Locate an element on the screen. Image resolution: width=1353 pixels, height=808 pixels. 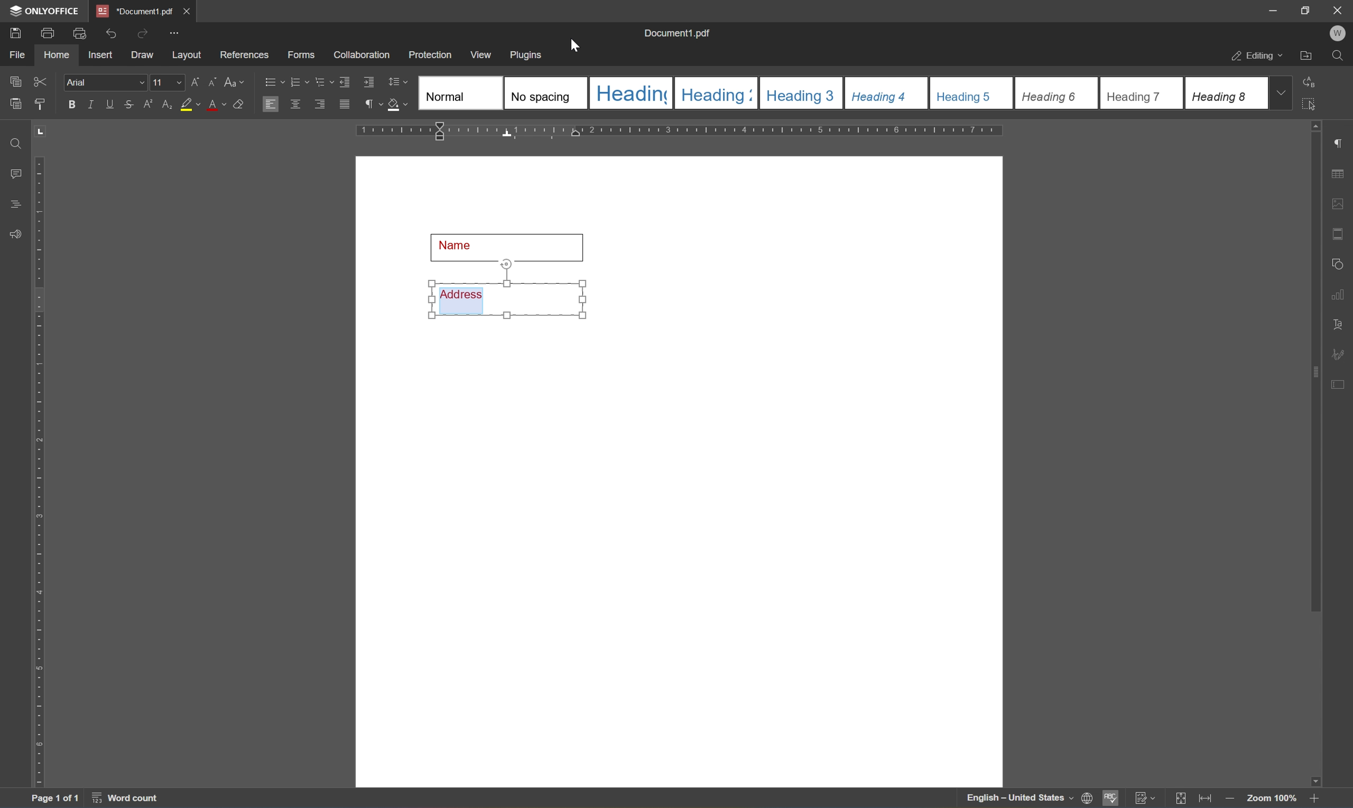
highlight color is located at coordinates (190, 105).